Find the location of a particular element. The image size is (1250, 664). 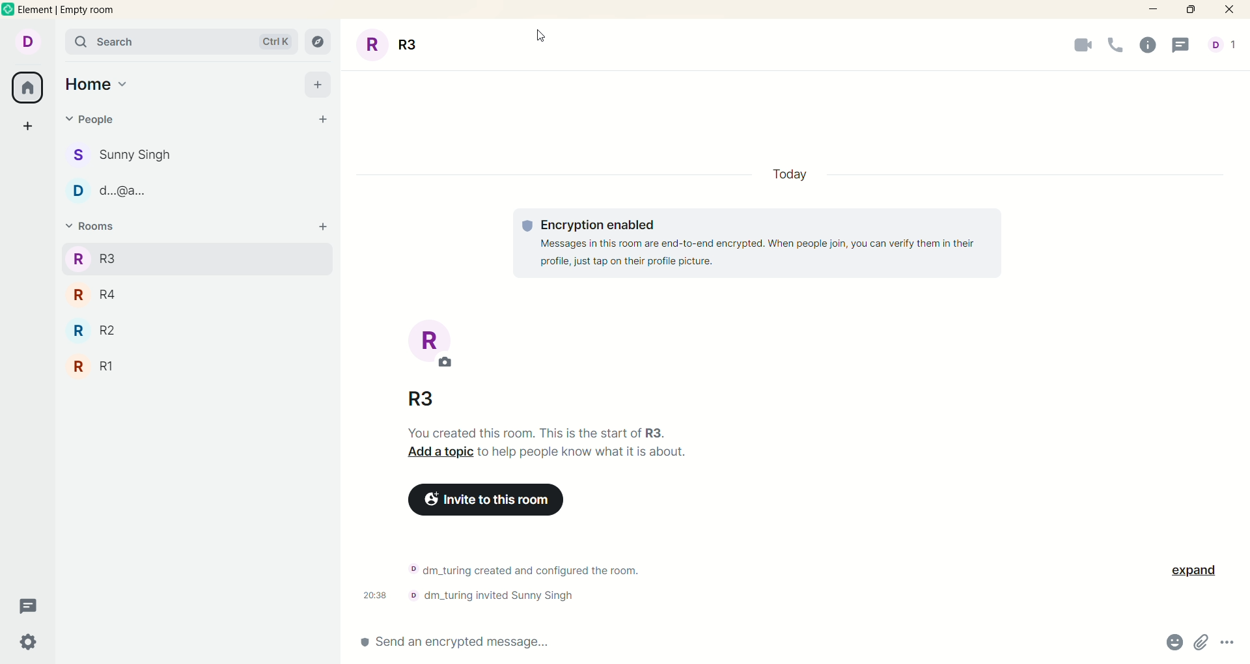

start chat is located at coordinates (323, 122).